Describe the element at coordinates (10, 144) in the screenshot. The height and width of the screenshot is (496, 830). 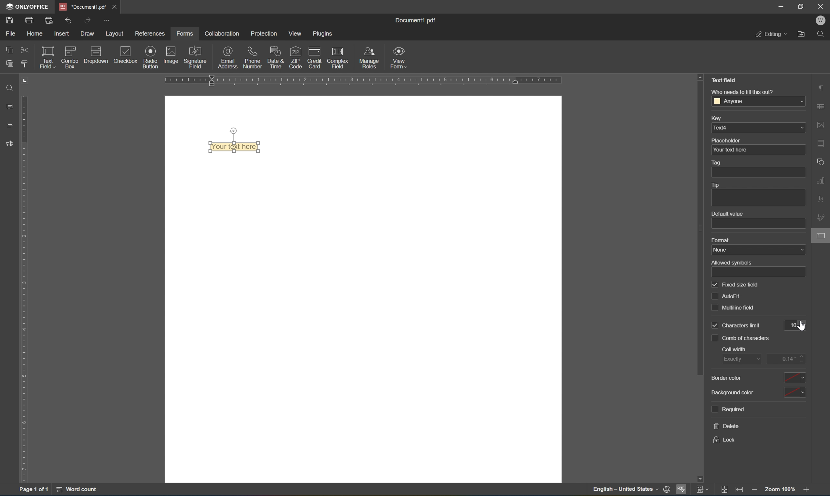
I see `feedback and support` at that location.